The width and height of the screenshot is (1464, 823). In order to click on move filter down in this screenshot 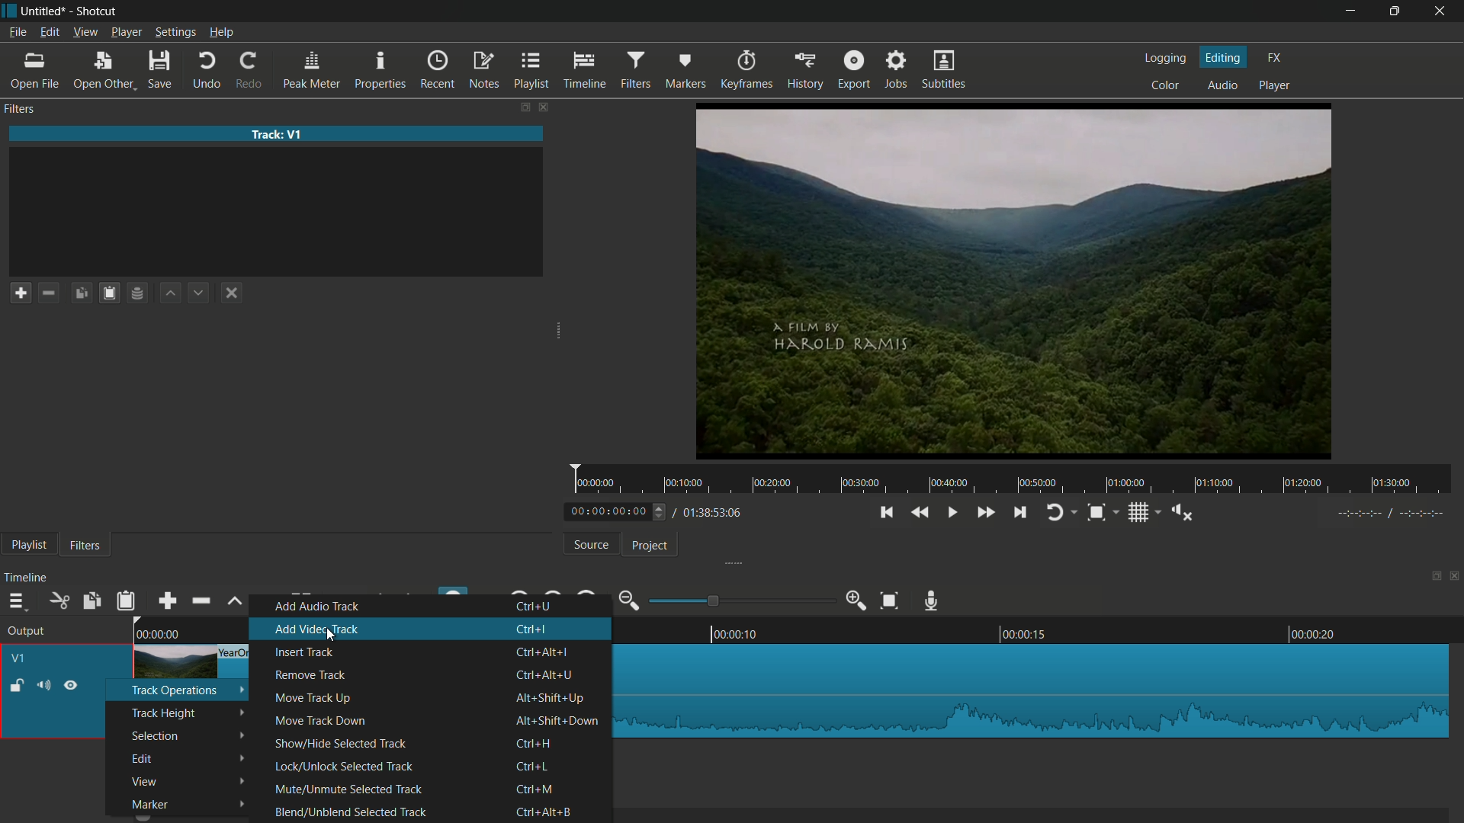, I will do `click(199, 292)`.